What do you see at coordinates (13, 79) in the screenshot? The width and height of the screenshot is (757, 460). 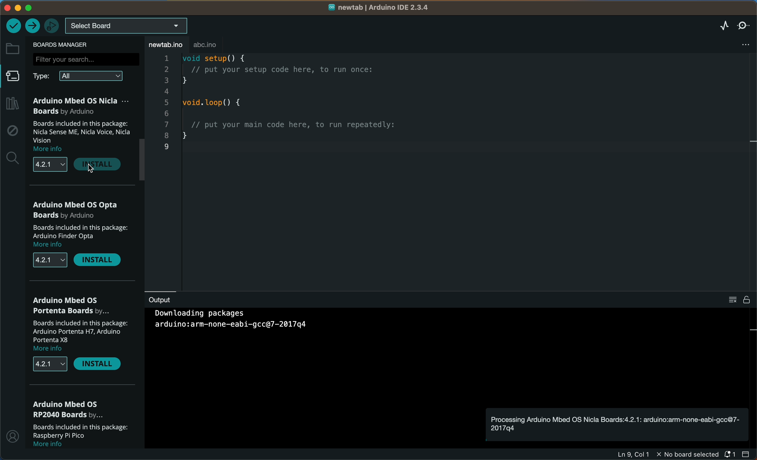 I see `board manager` at bounding box center [13, 79].